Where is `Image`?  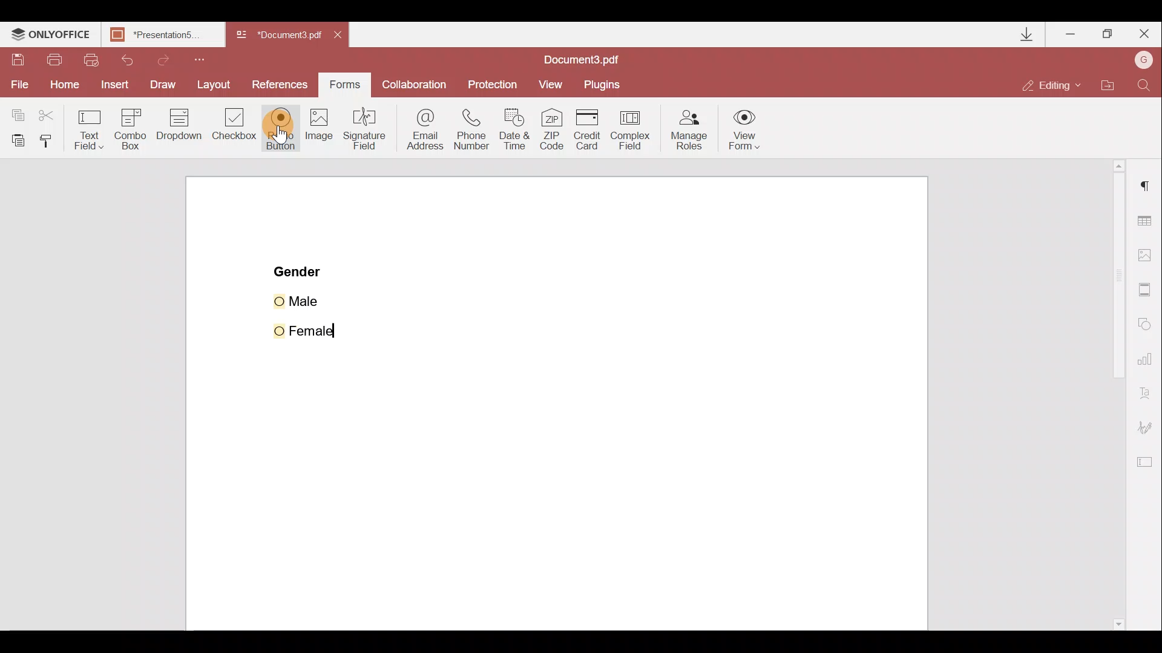
Image is located at coordinates (320, 137).